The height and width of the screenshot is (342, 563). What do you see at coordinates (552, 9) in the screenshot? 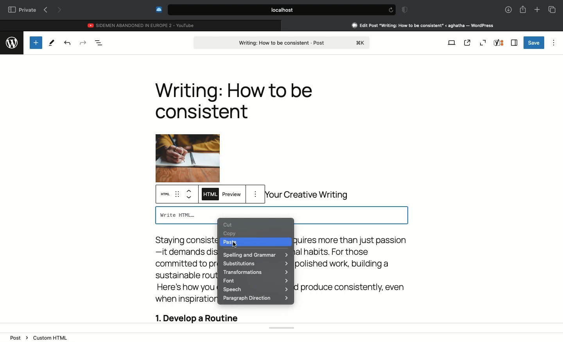
I see `Tabs` at bounding box center [552, 9].